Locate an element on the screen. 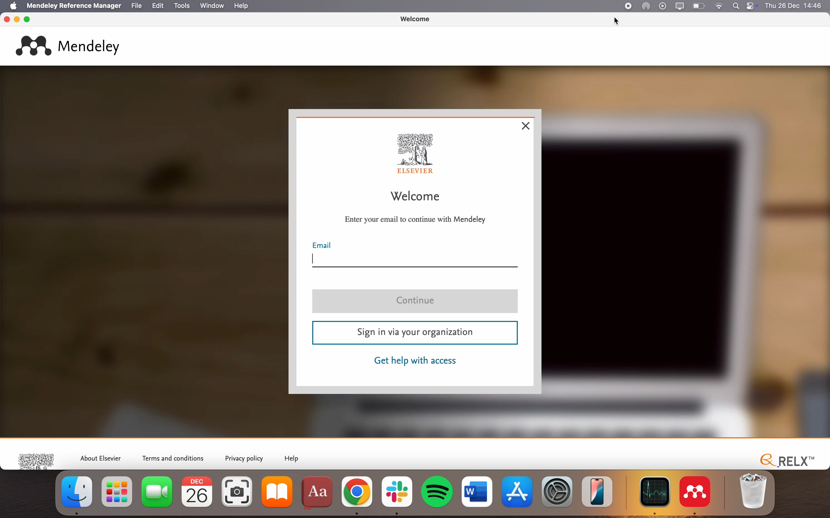 The width and height of the screenshot is (830, 518). word is located at coordinates (478, 493).